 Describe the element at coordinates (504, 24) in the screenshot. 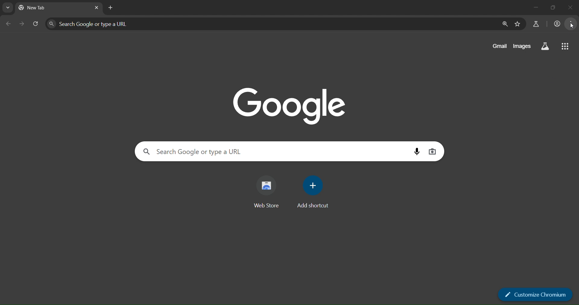

I see `zoom ` at that location.